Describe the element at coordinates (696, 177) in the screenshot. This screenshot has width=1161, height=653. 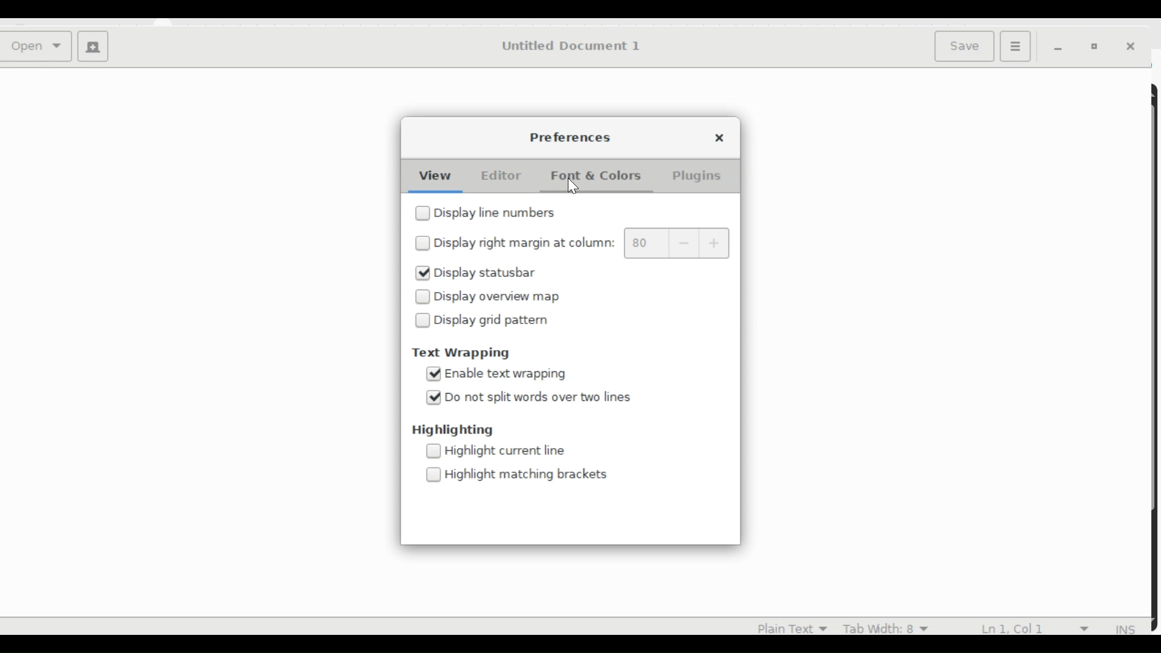
I see `Plugins` at that location.